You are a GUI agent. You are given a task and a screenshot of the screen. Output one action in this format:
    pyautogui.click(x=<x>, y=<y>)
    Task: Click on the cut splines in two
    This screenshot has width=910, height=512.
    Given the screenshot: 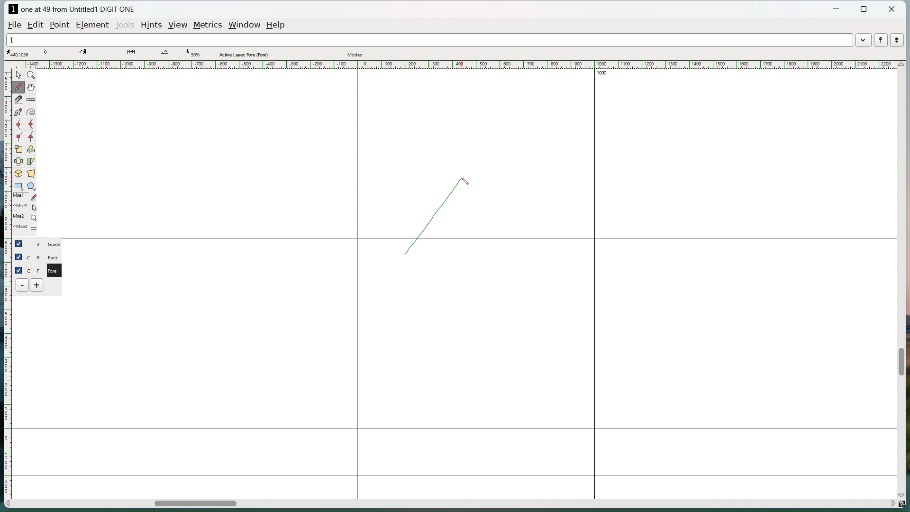 What is the action you would take?
    pyautogui.click(x=19, y=100)
    